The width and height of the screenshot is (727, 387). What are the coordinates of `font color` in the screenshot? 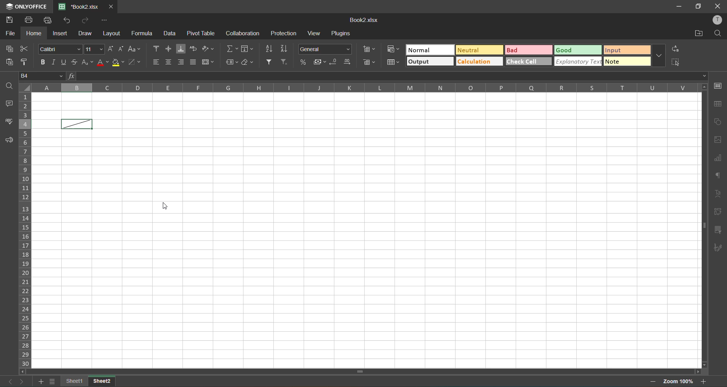 It's located at (103, 63).